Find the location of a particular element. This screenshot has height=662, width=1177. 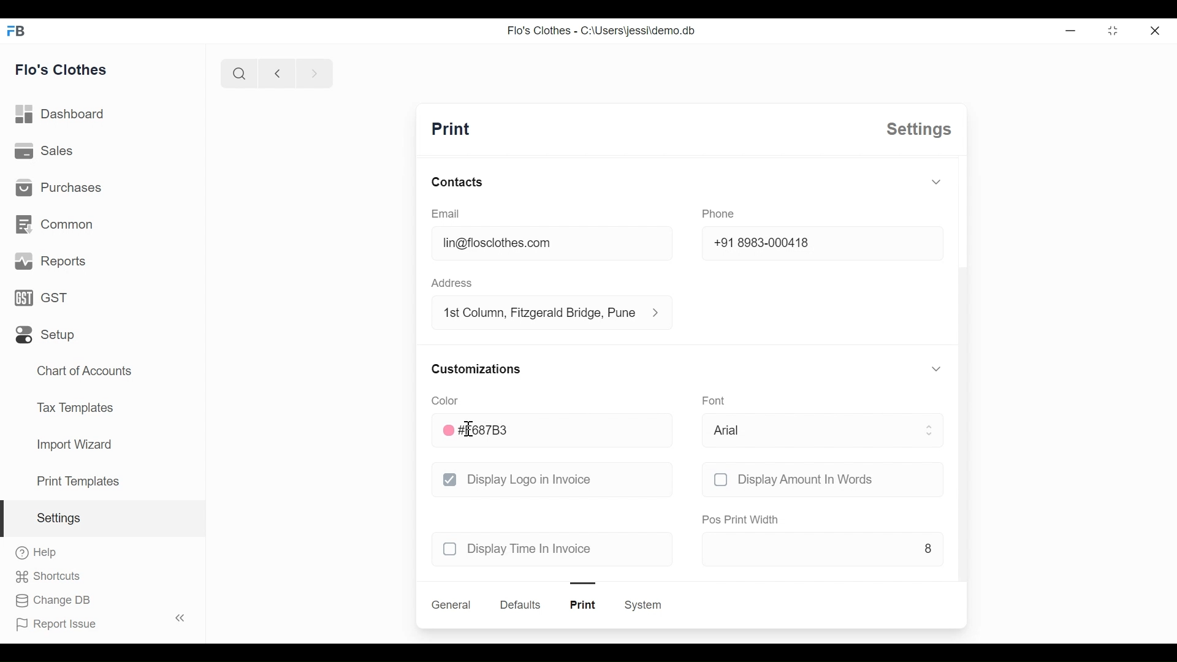

display logo in invoice is located at coordinates (531, 479).